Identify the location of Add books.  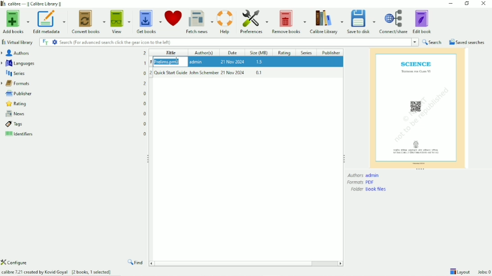
(15, 21).